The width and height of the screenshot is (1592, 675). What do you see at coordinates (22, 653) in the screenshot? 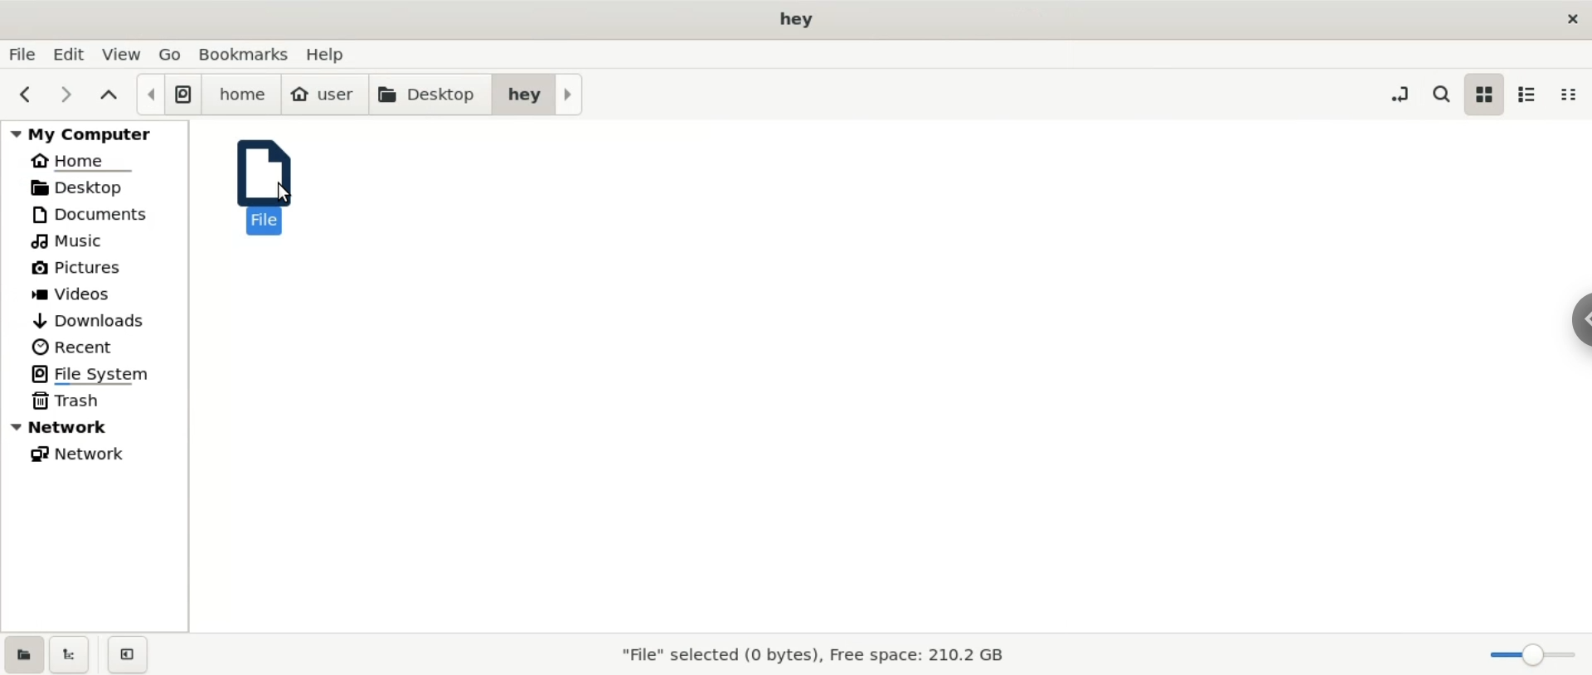
I see `show places` at bounding box center [22, 653].